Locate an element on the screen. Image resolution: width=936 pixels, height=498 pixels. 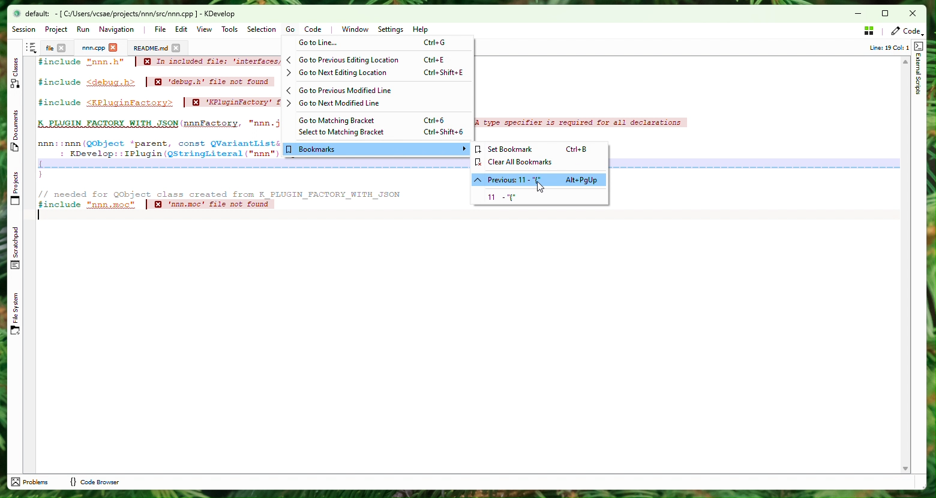
Run is located at coordinates (83, 29).